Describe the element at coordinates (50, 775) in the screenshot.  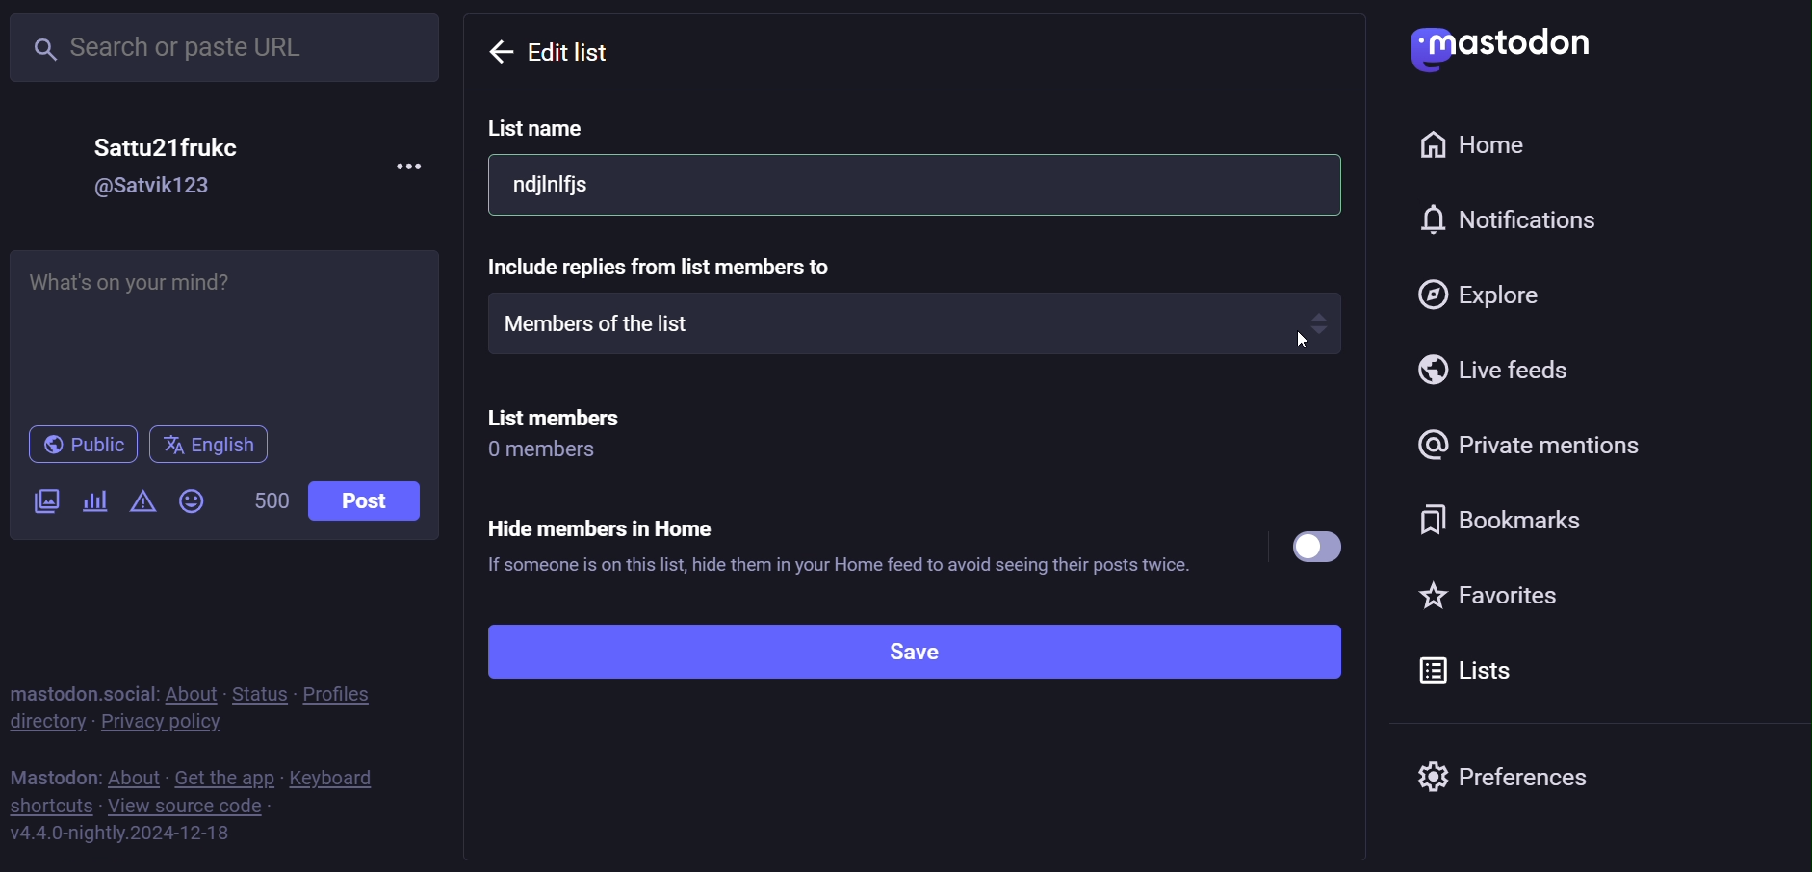
I see `mastodon` at that location.